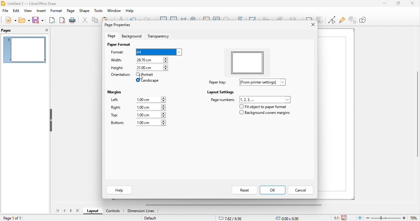 The height and width of the screenshot is (221, 420). I want to click on background, so click(132, 37).